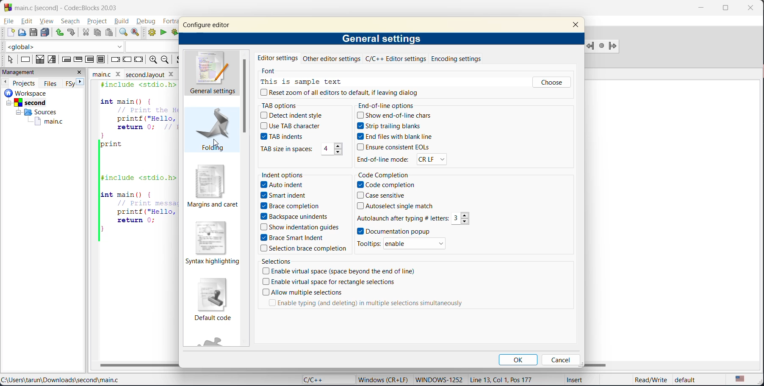 This screenshot has height=386, width=764. I want to click on general settings, so click(215, 73).